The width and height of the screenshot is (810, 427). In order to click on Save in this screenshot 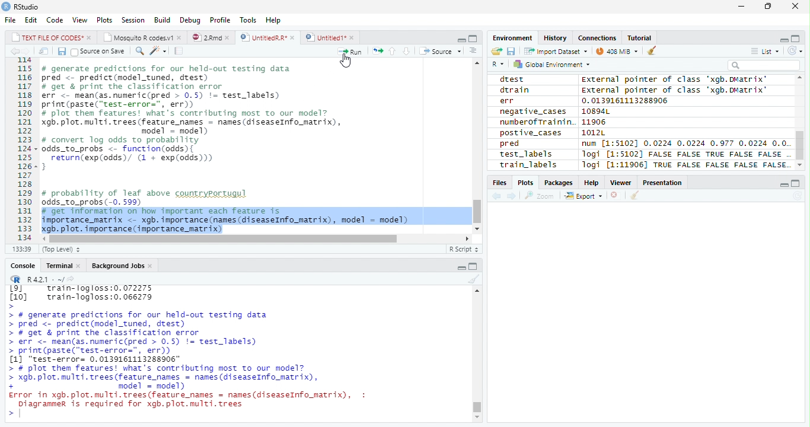, I will do `click(512, 50)`.